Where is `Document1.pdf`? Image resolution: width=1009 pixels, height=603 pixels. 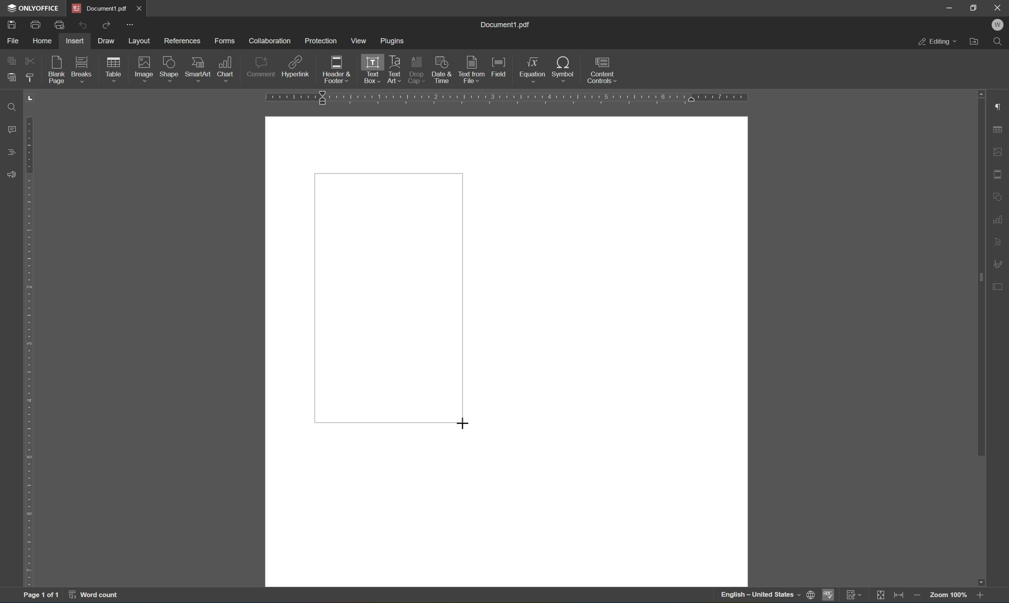 Document1.pdf is located at coordinates (99, 8).